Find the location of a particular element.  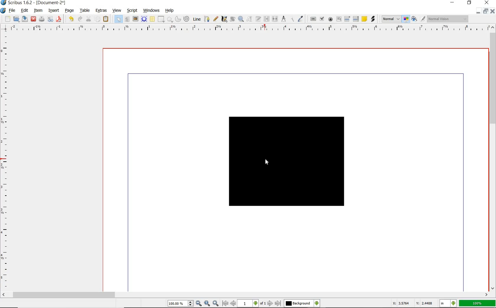

unlink text frames is located at coordinates (275, 19).